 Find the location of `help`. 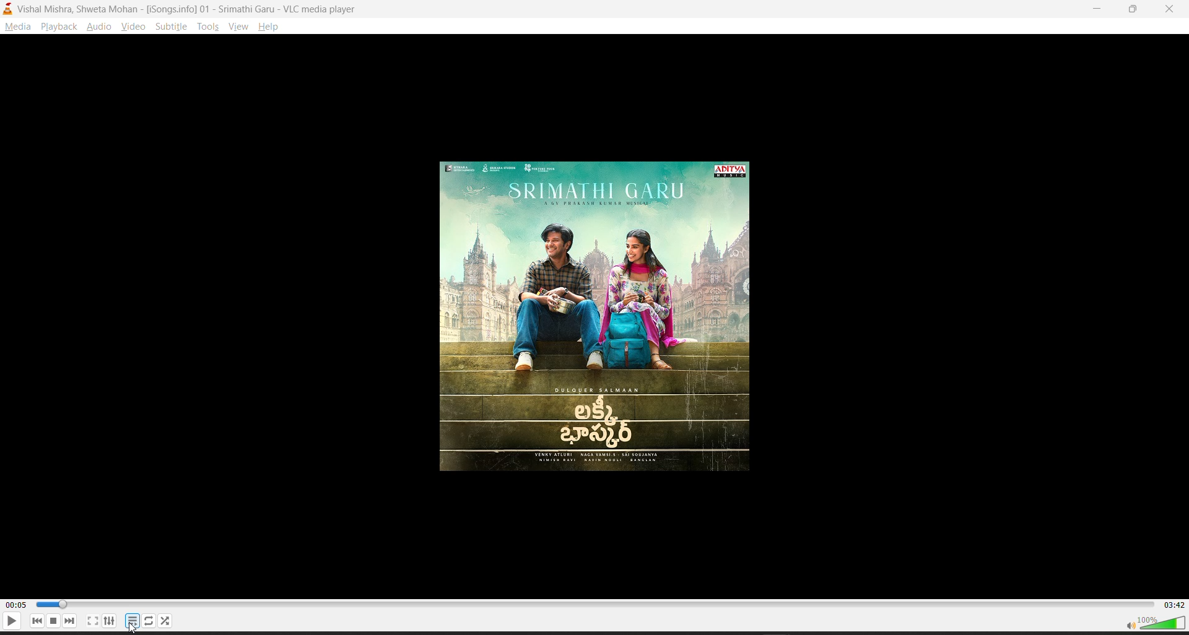

help is located at coordinates (273, 26).